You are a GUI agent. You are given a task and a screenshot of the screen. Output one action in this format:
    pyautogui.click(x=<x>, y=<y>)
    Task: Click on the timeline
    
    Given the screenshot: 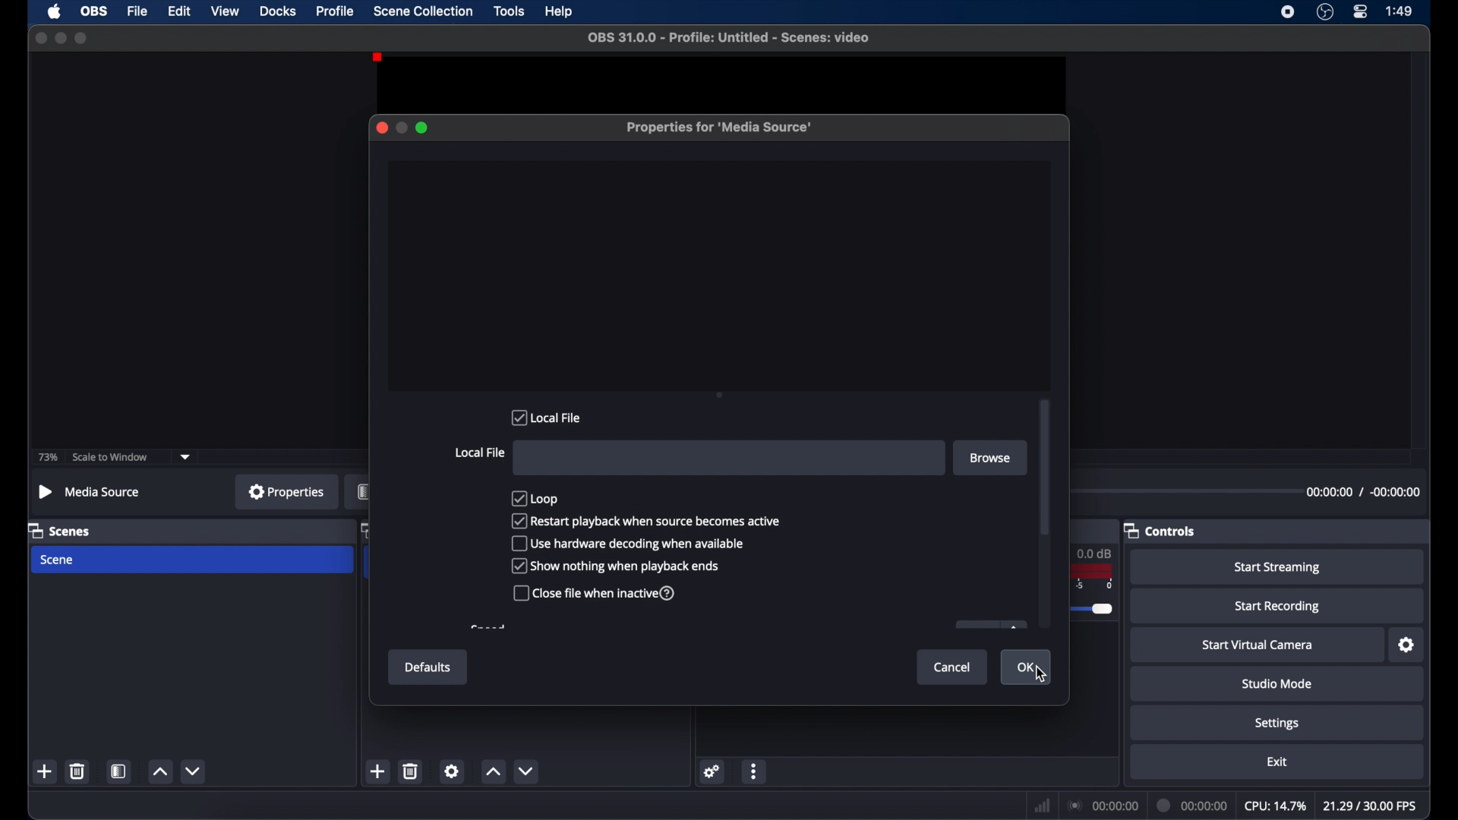 What is the action you would take?
    pyautogui.click(x=1100, y=598)
    